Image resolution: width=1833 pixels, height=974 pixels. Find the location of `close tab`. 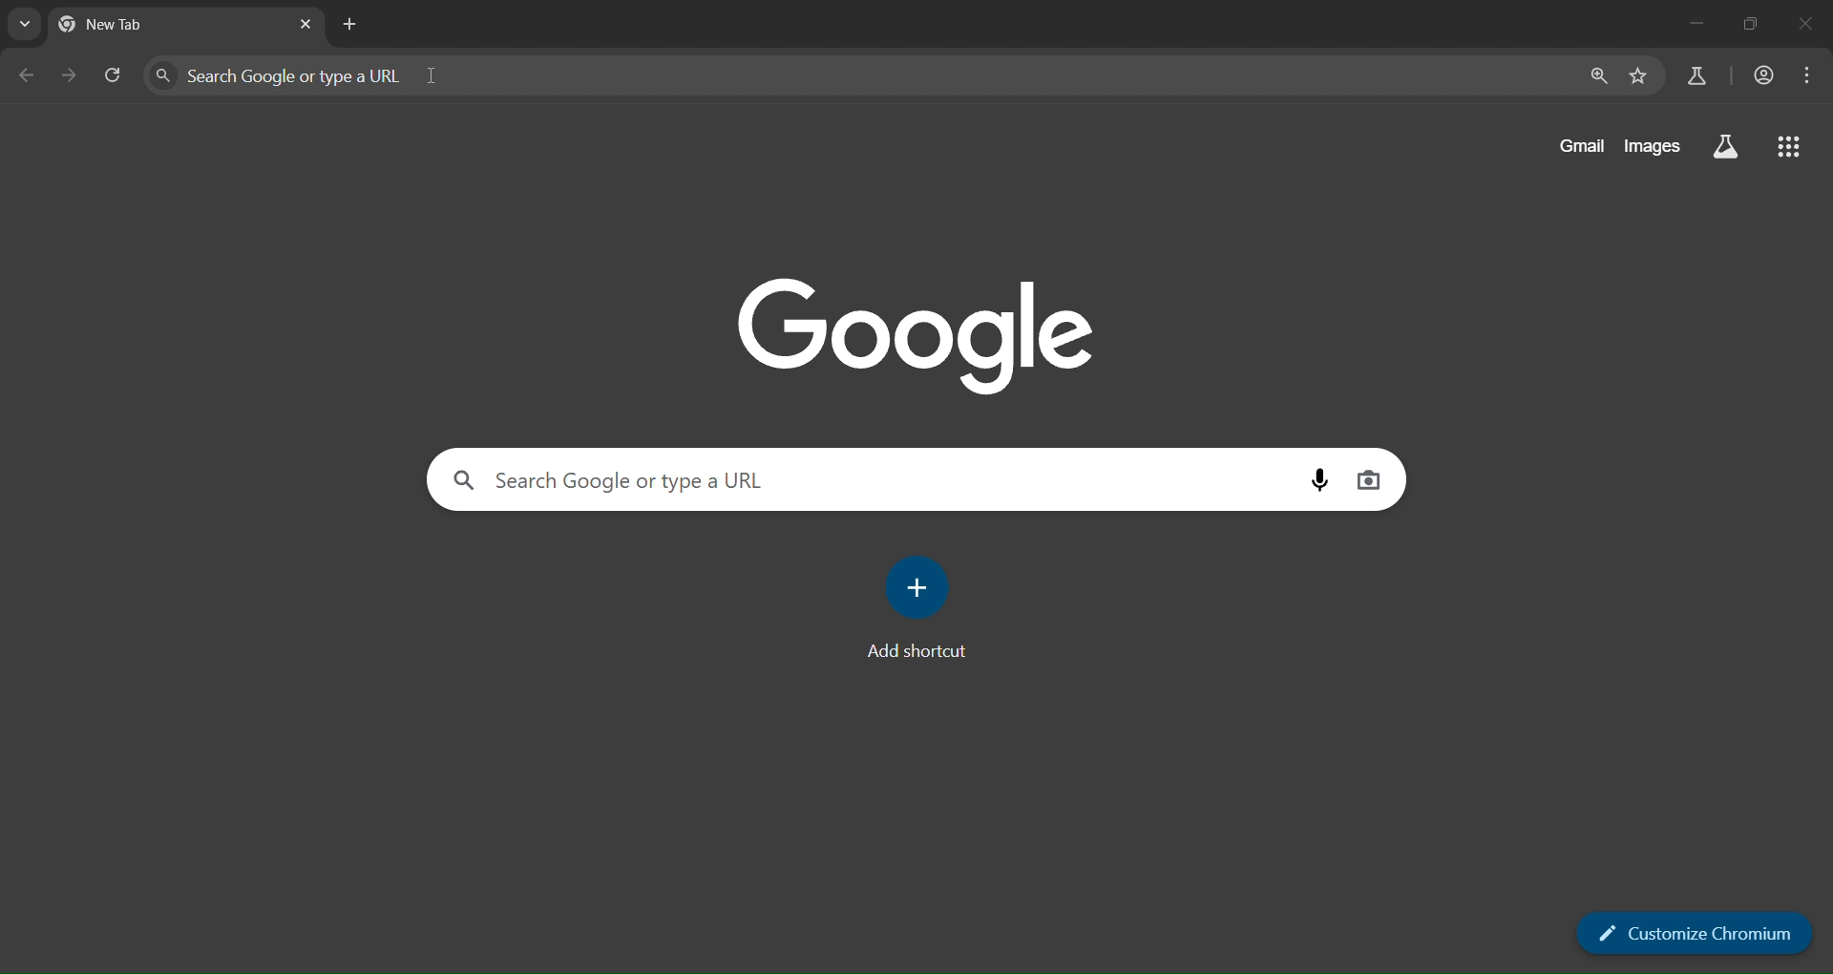

close tab is located at coordinates (306, 23).